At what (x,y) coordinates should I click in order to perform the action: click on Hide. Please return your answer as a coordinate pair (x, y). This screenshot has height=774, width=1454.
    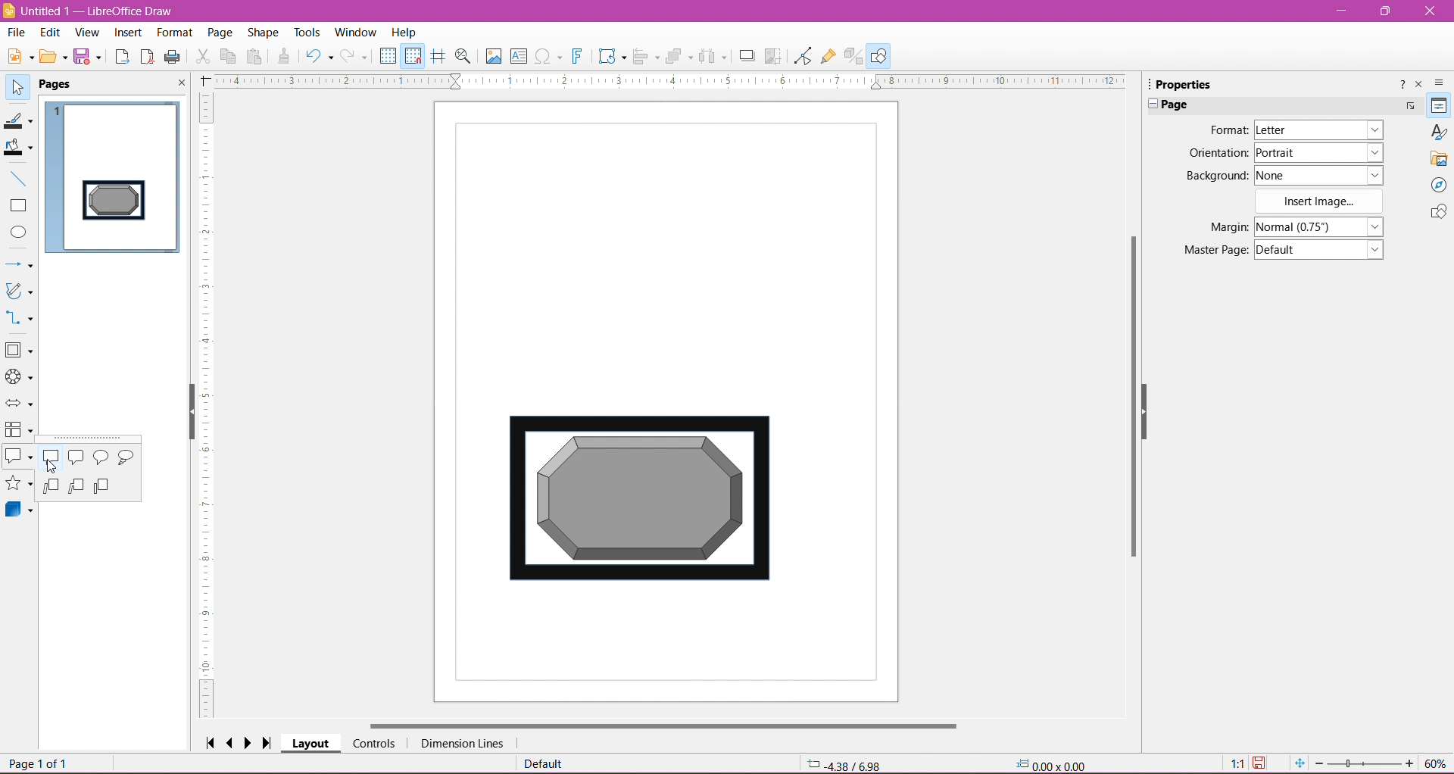
    Looking at the image, I should click on (186, 415).